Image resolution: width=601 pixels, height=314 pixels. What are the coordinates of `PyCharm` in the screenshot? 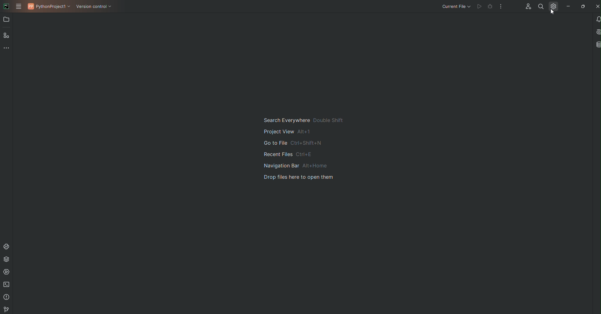 It's located at (6, 6).